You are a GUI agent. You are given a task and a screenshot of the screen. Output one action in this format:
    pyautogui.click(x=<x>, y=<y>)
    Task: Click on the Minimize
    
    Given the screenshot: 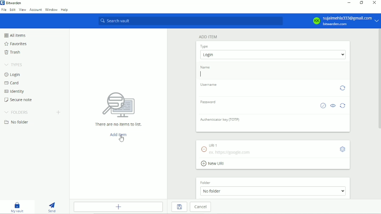 What is the action you would take?
    pyautogui.click(x=348, y=3)
    